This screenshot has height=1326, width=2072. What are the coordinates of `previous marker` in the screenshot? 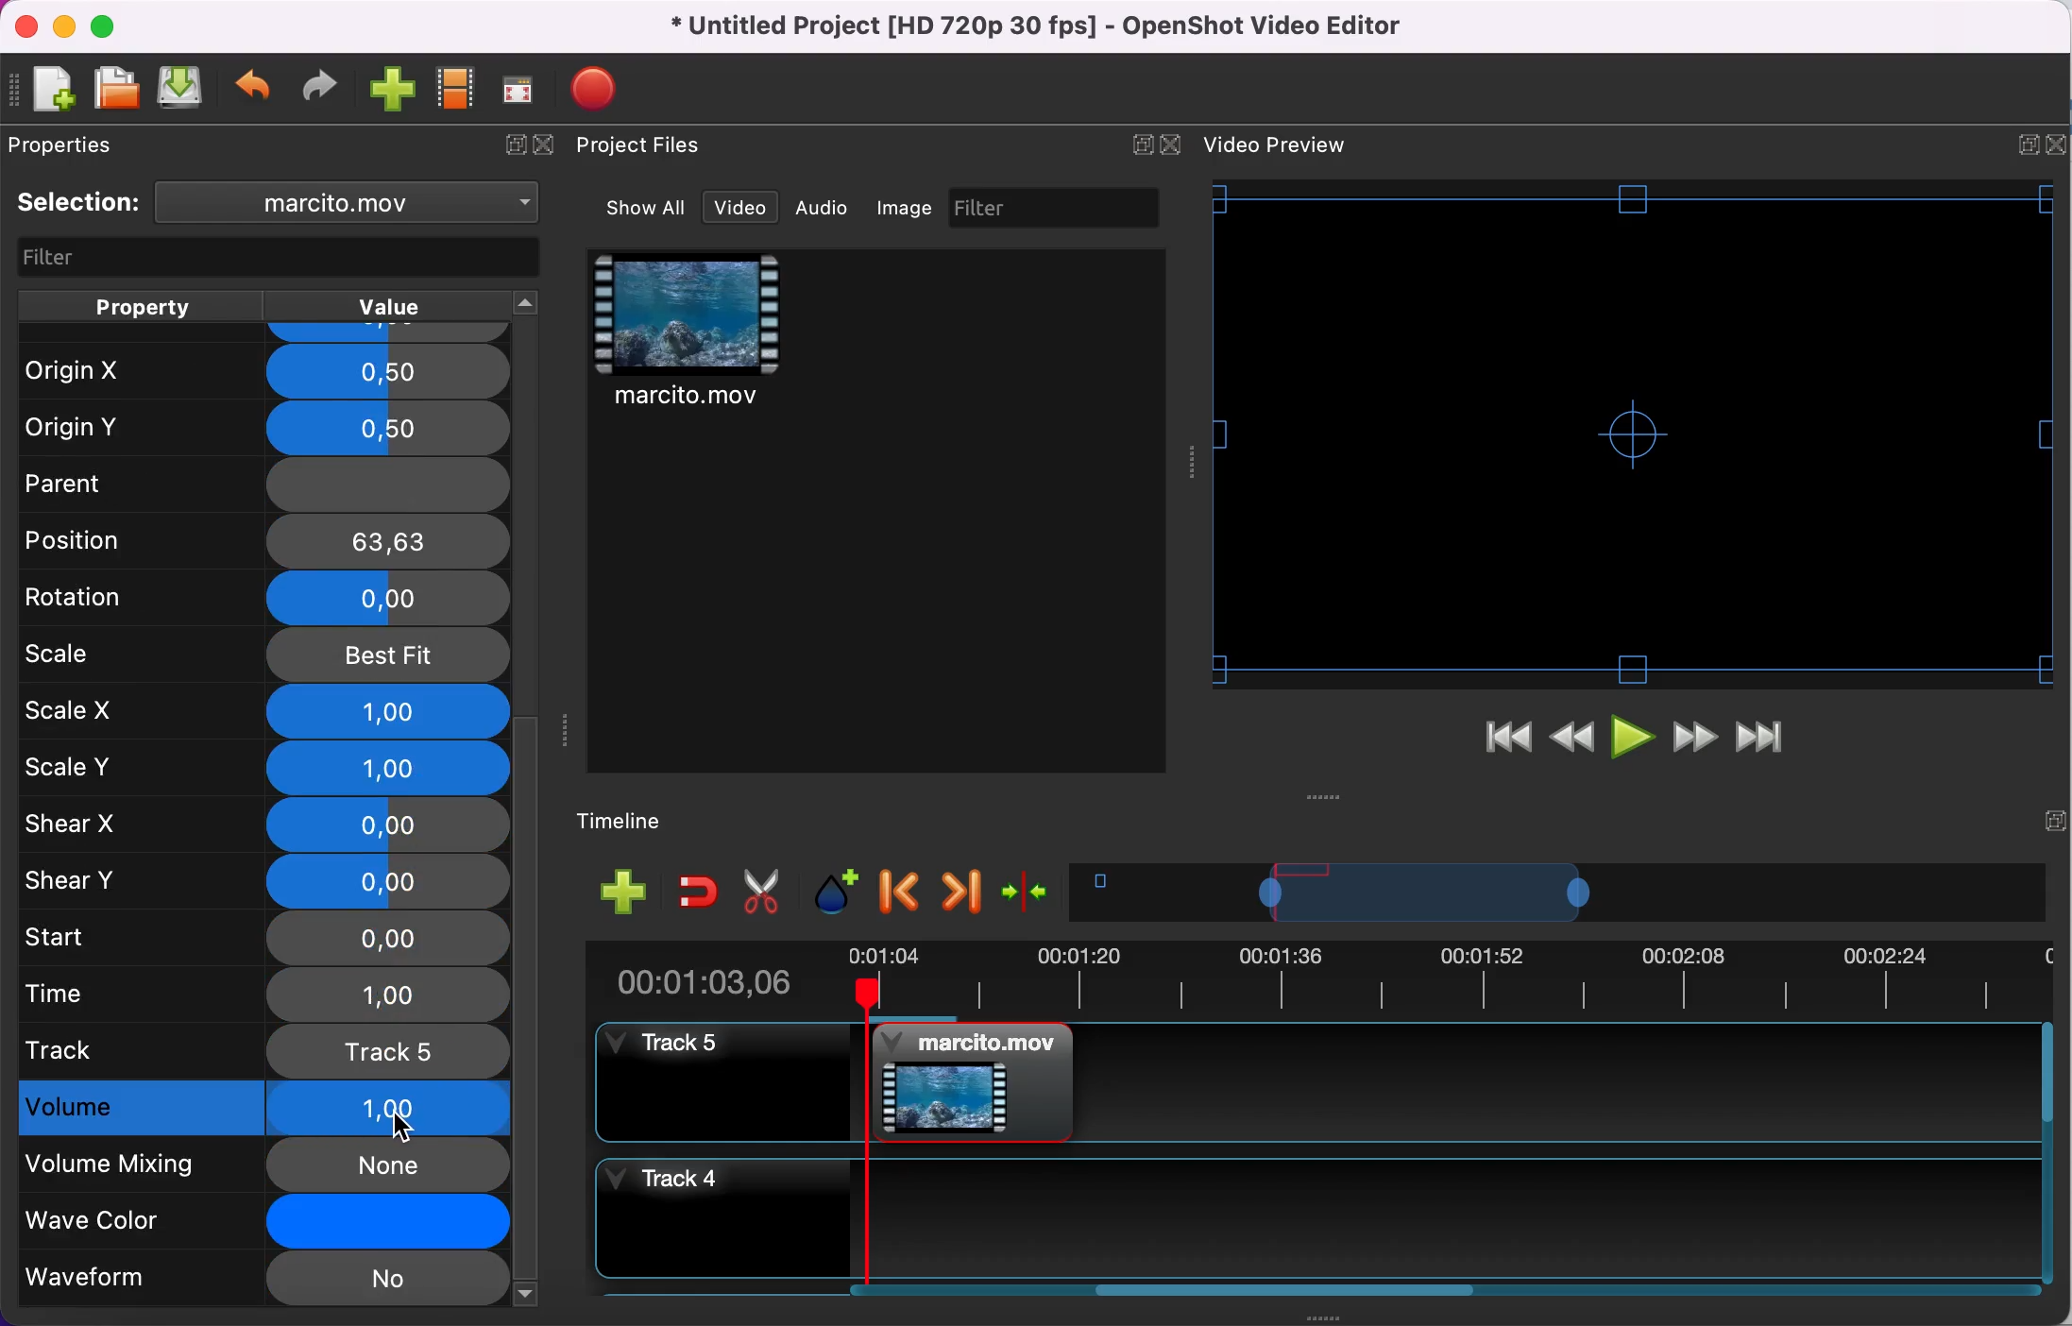 It's located at (903, 892).